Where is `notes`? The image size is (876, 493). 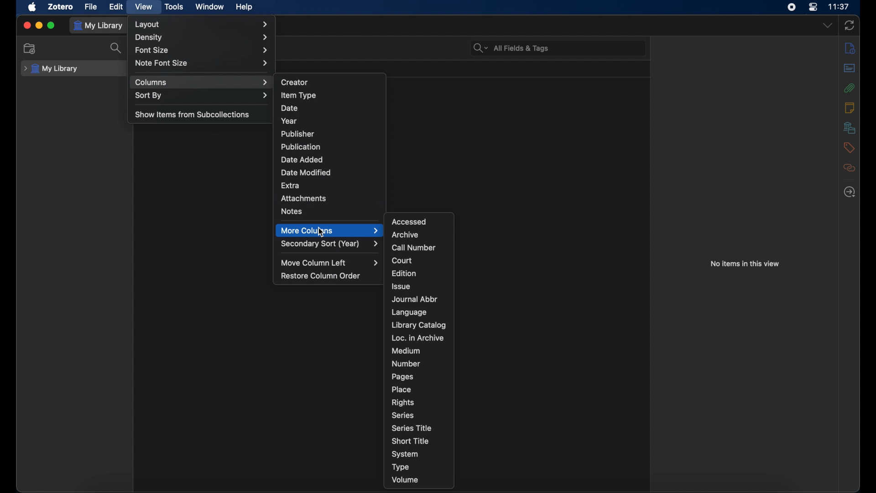 notes is located at coordinates (849, 107).